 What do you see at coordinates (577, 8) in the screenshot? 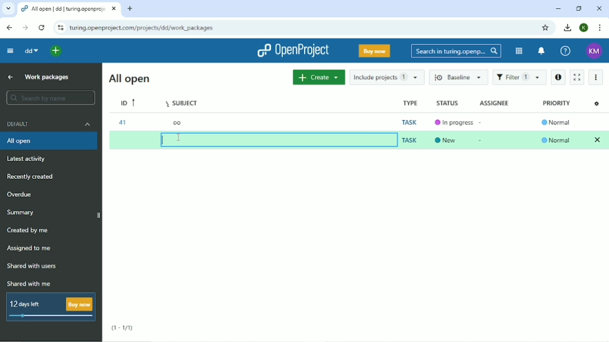
I see `Restore down` at bounding box center [577, 8].